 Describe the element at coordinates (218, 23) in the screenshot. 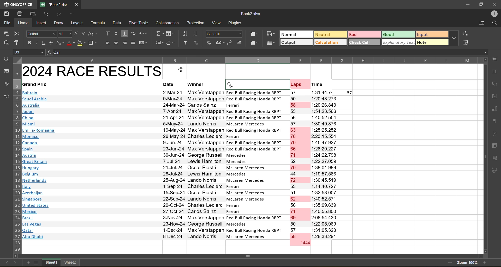

I see `view` at that location.